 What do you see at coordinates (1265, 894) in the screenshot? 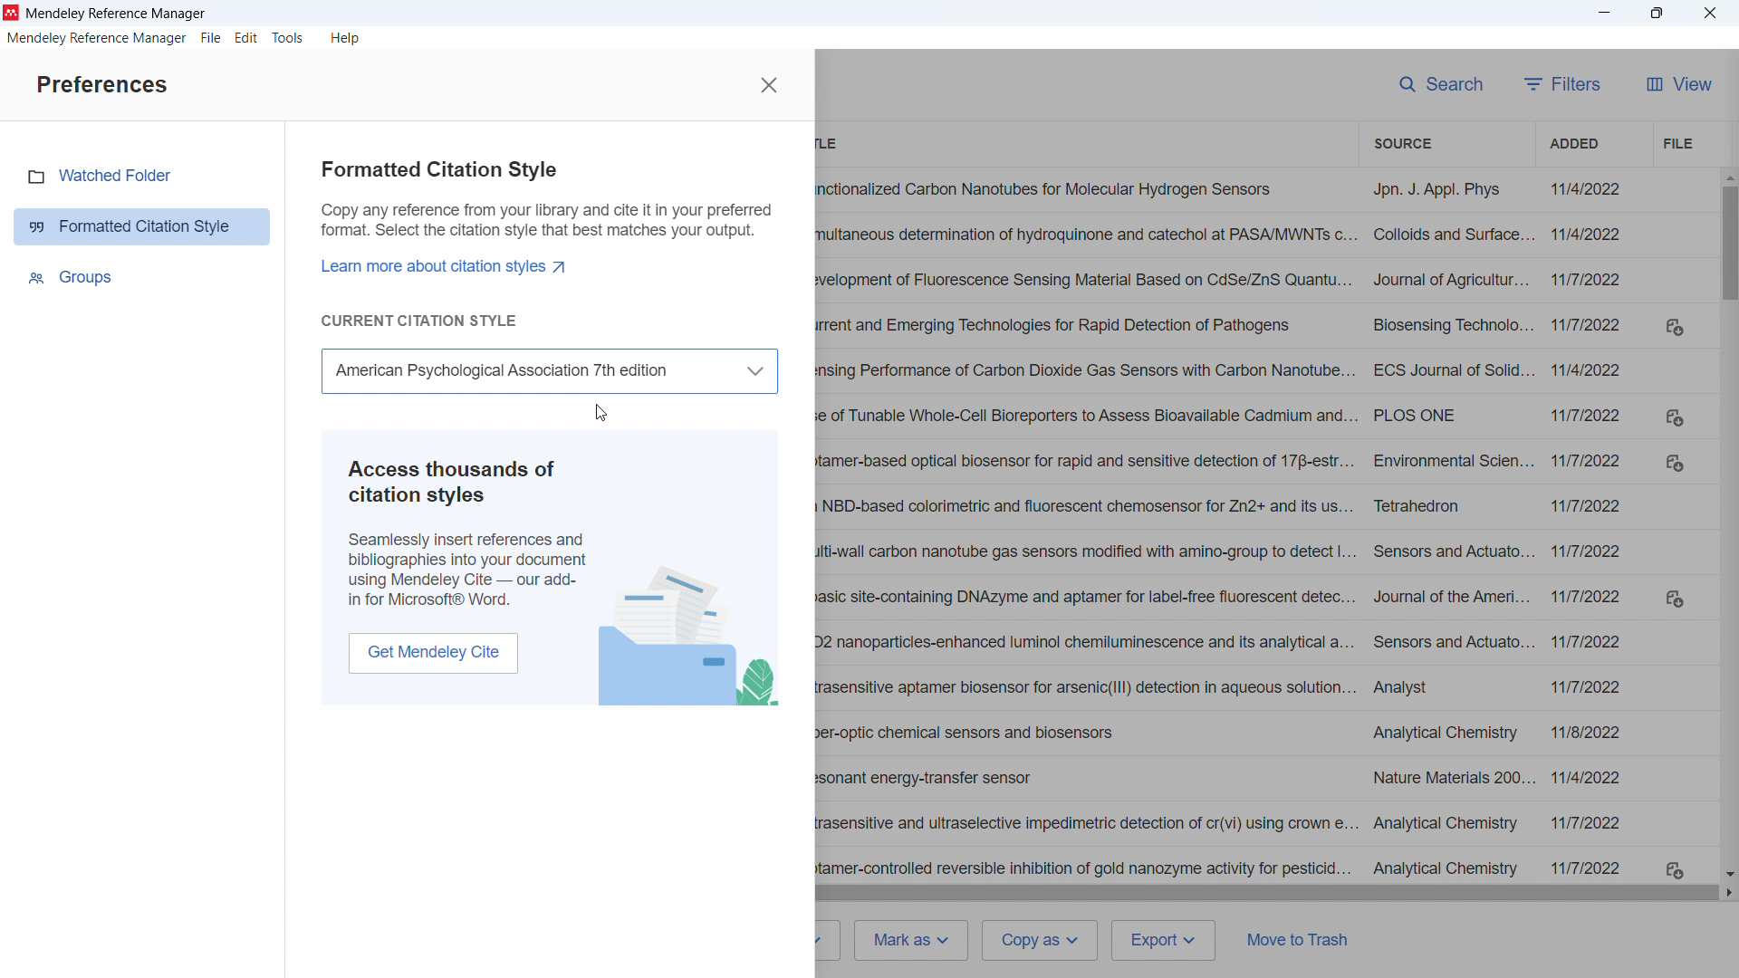
I see `Horizontal scroll bar` at bounding box center [1265, 894].